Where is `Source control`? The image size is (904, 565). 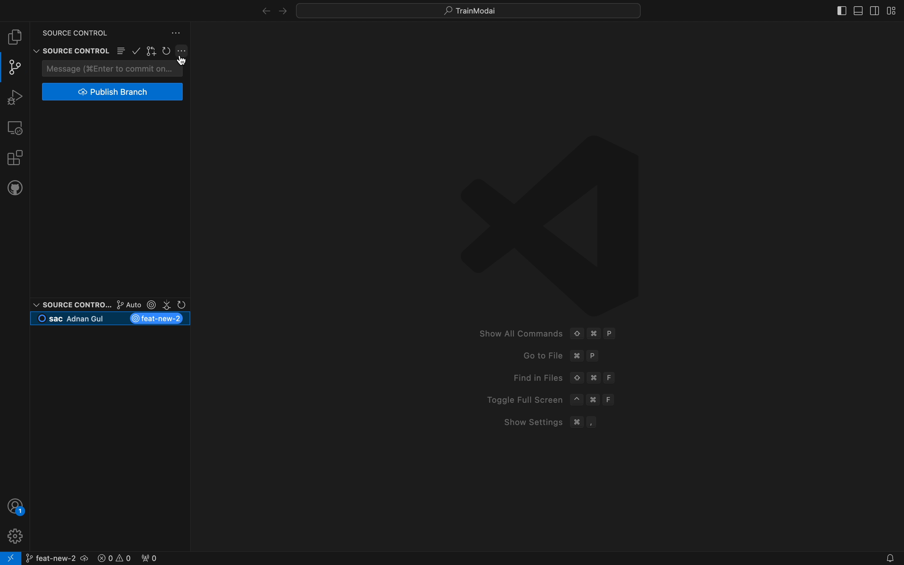 Source control is located at coordinates (70, 304).